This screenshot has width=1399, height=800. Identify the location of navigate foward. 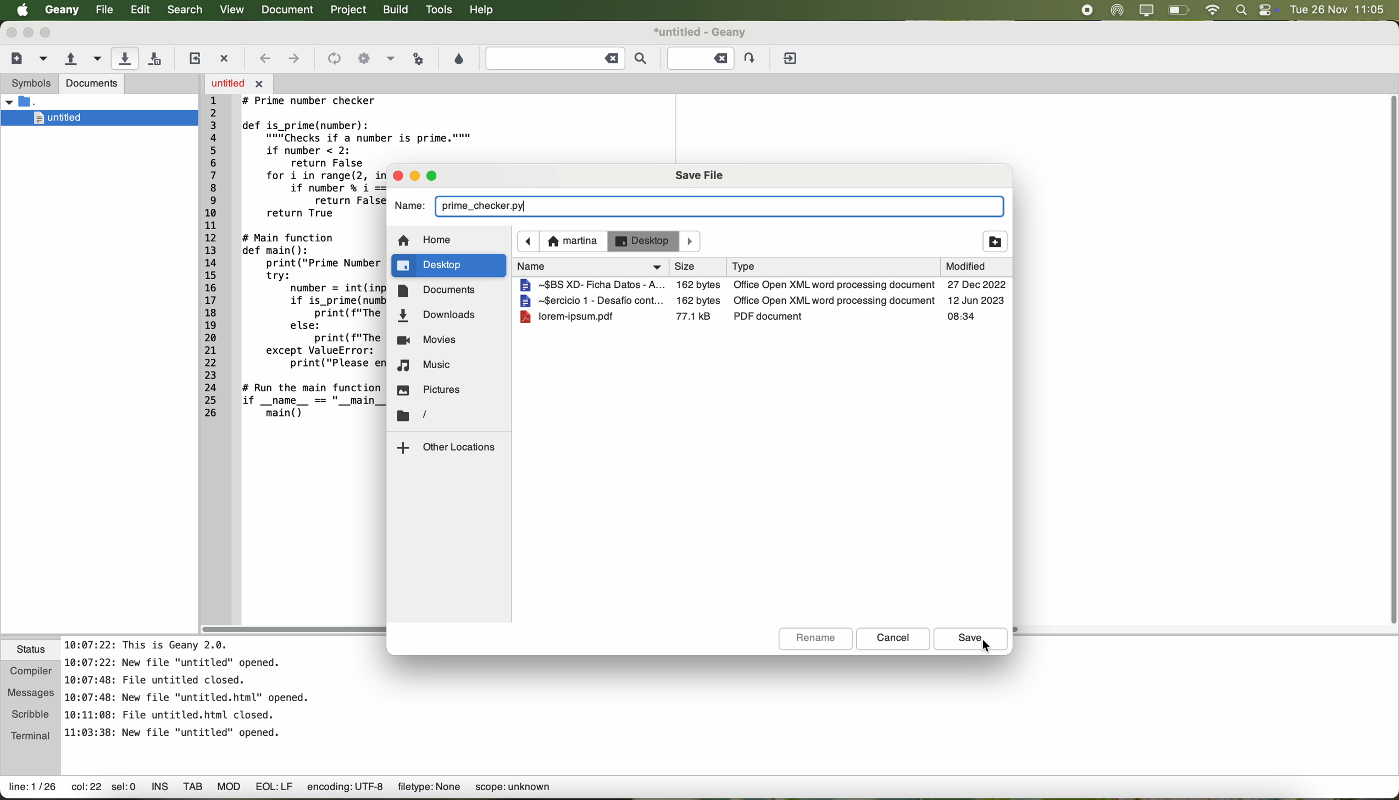
(295, 60).